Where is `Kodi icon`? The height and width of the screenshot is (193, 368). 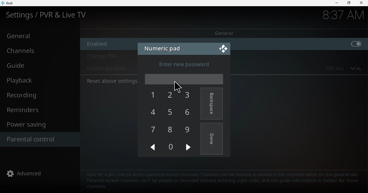
Kodi icon is located at coordinates (11, 3).